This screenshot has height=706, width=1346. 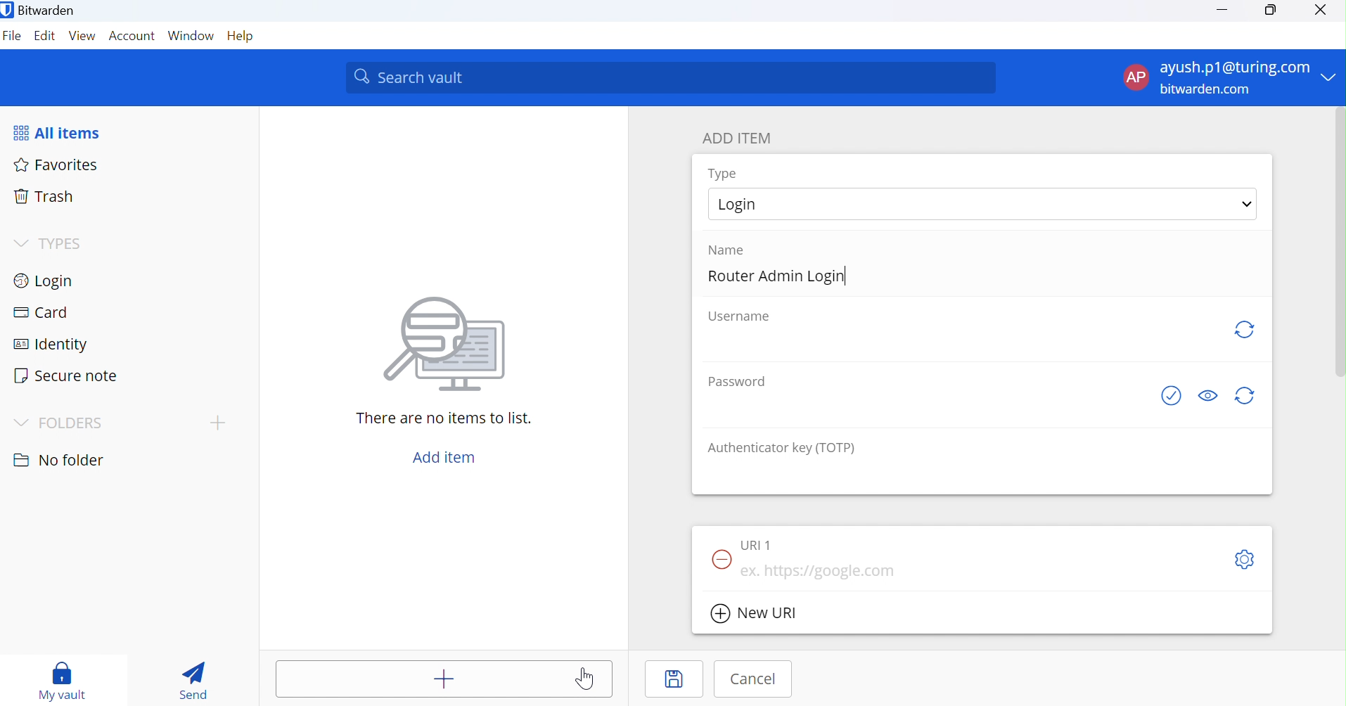 I want to click on https://google ta, so click(x=821, y=572).